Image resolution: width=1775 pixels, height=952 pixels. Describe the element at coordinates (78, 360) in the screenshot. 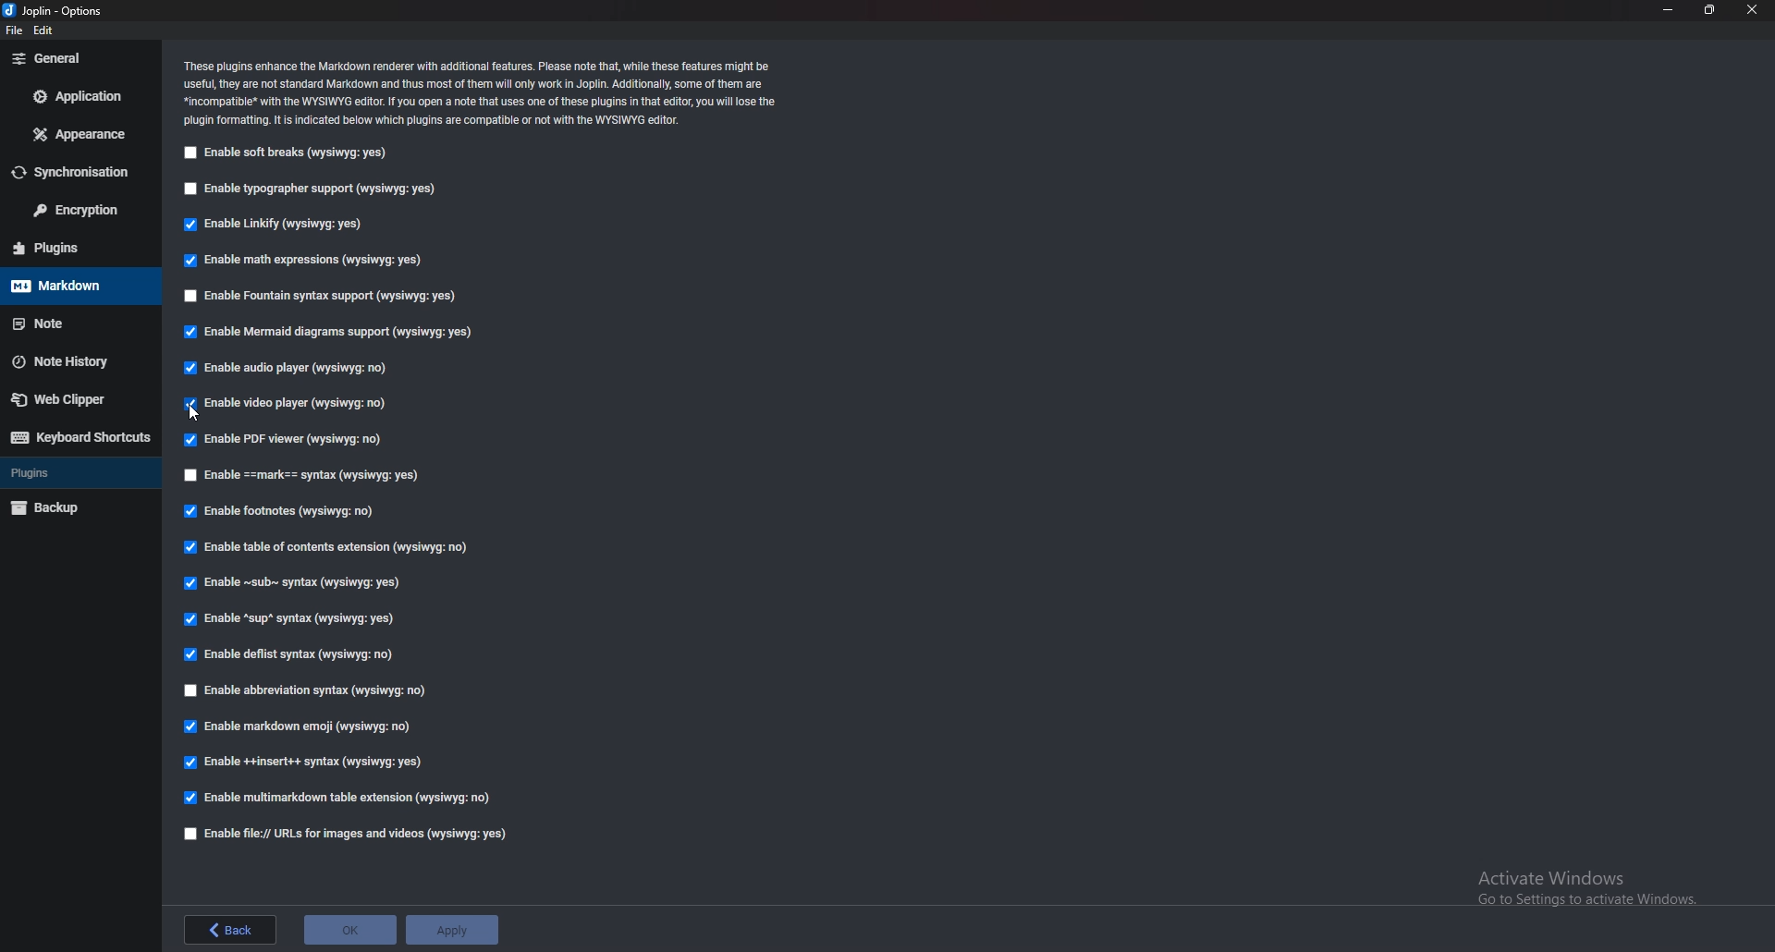

I see `note history` at that location.